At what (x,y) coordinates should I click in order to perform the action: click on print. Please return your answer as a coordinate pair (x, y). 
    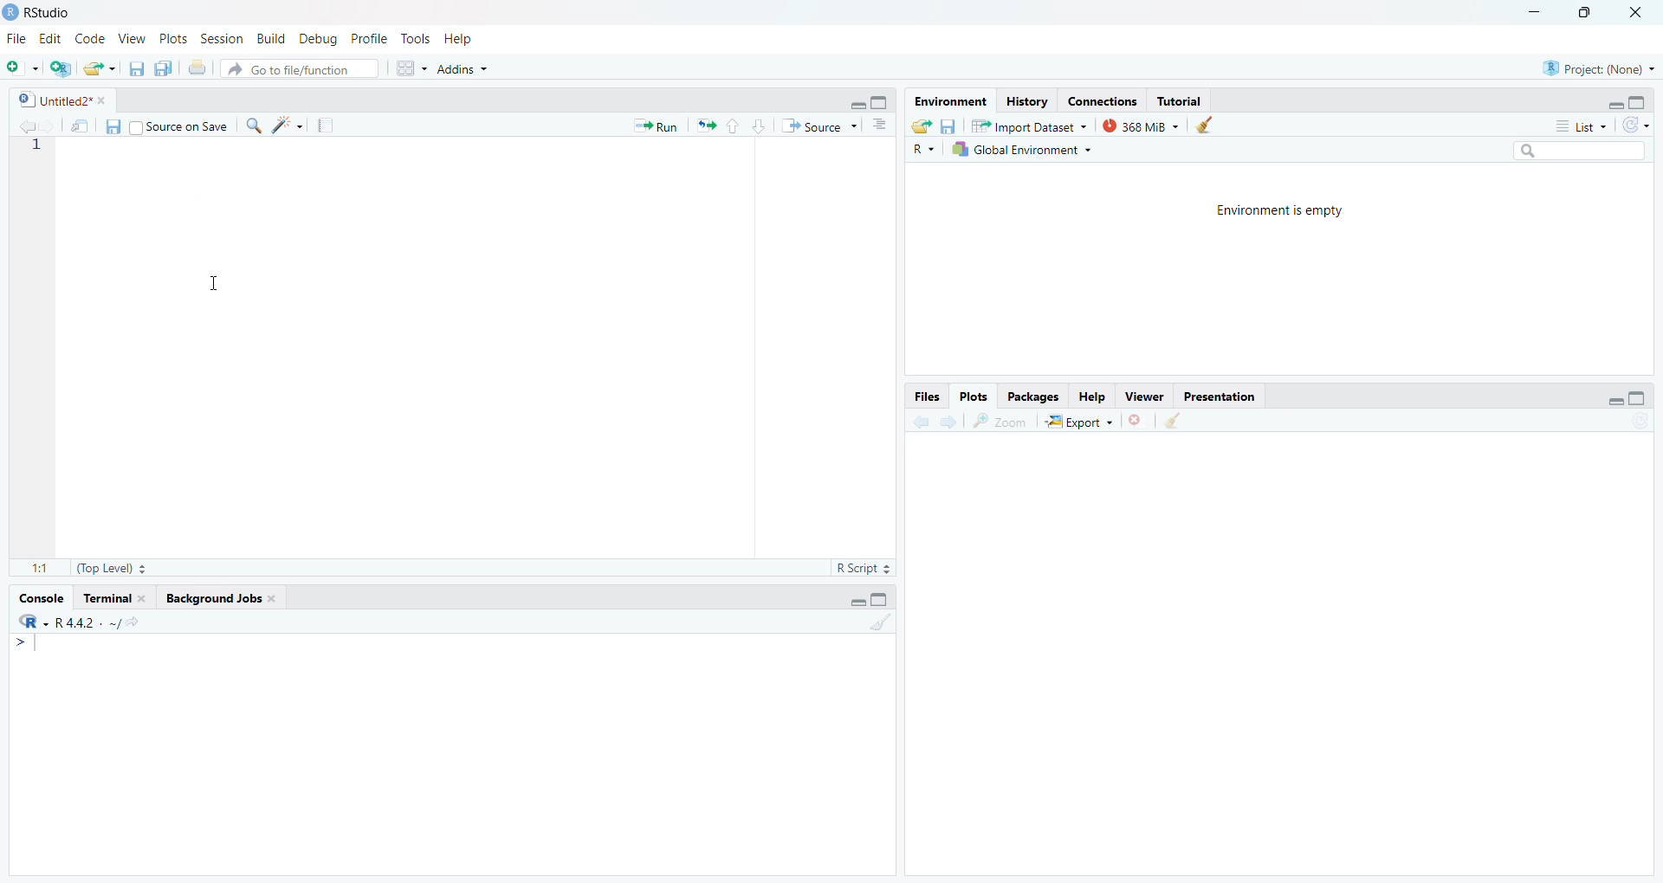
    Looking at the image, I should click on (199, 71).